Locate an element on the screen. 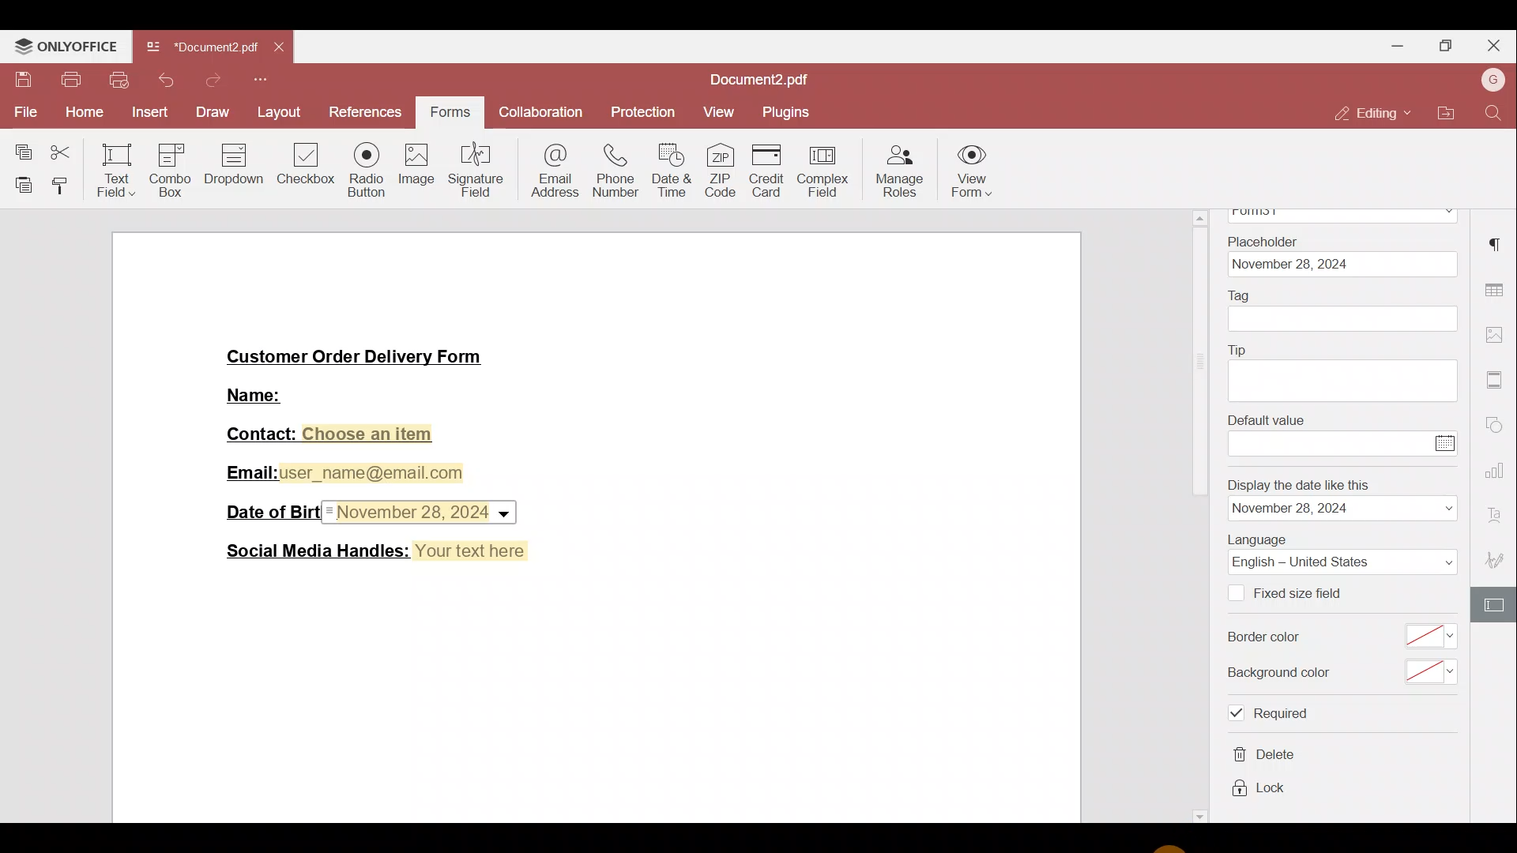  Form settings is located at coordinates (1497, 607).